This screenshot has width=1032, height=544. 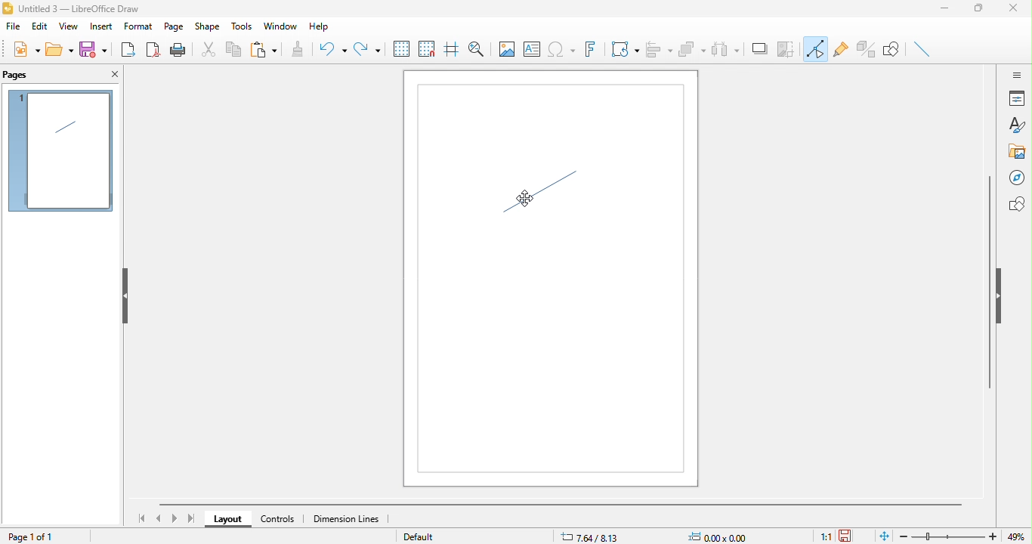 I want to click on dimension line, so click(x=354, y=519).